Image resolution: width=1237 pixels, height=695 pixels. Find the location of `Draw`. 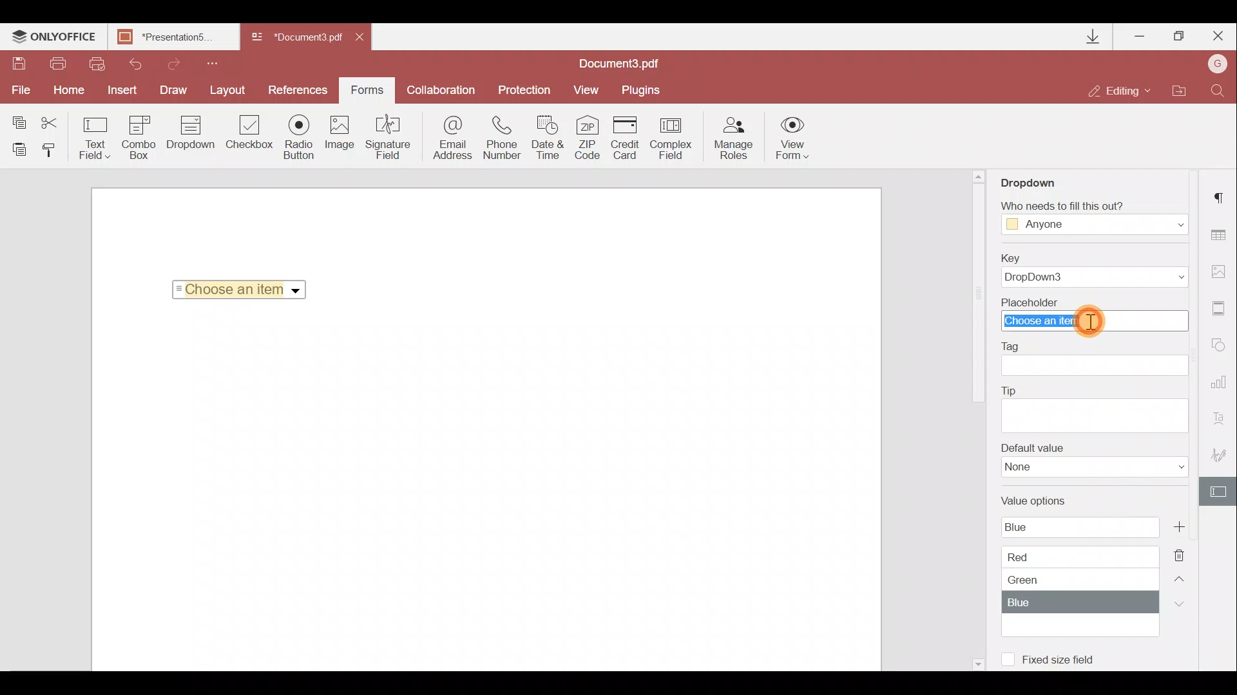

Draw is located at coordinates (177, 90).